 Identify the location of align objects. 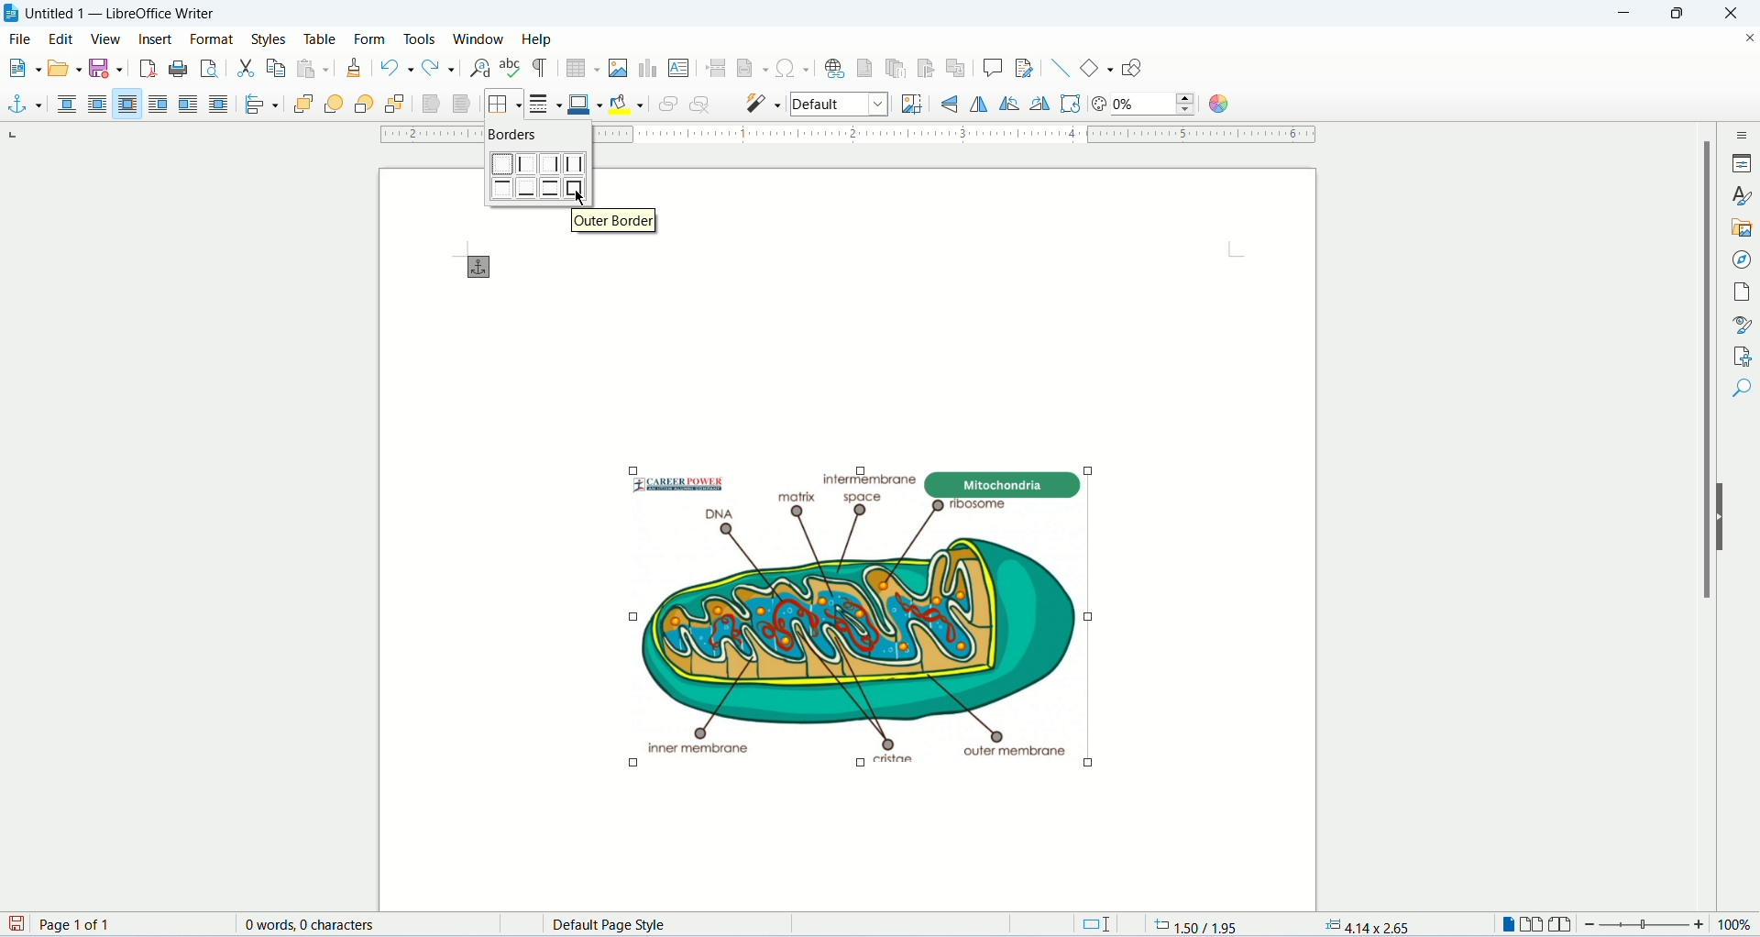
(259, 106).